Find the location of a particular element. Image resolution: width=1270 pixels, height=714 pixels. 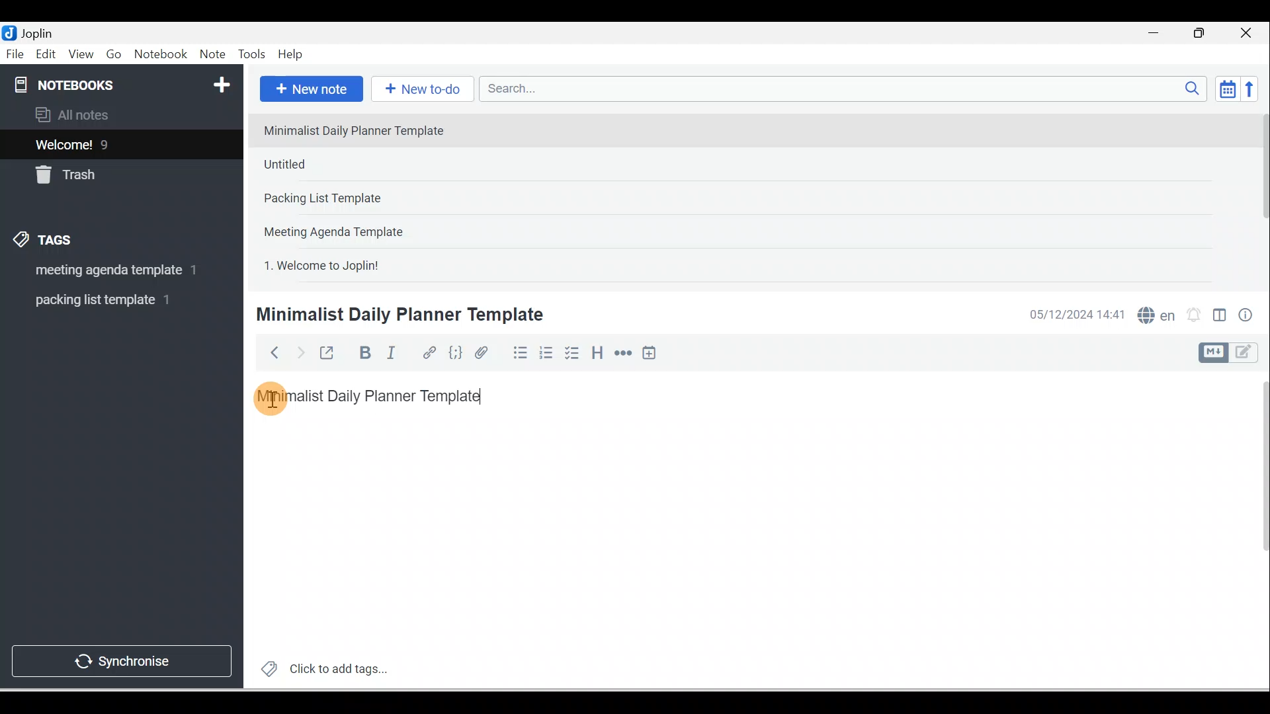

Hyperlink is located at coordinates (428, 354).